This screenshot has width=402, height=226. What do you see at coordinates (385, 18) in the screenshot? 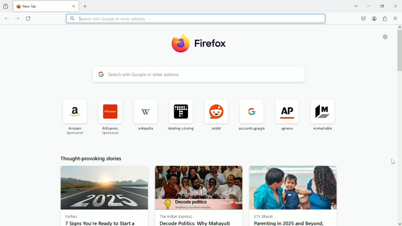
I see `Extensions` at bounding box center [385, 18].